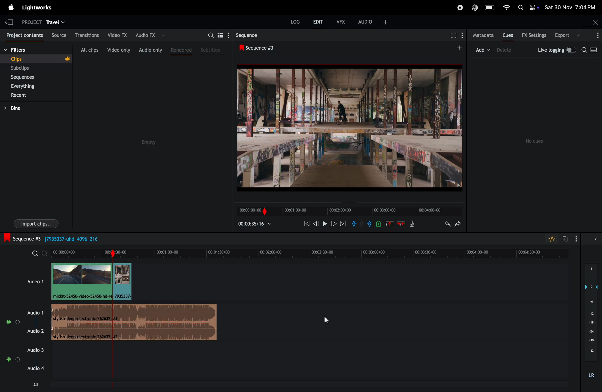 This screenshot has height=392, width=602. What do you see at coordinates (117, 35) in the screenshot?
I see `video fx` at bounding box center [117, 35].